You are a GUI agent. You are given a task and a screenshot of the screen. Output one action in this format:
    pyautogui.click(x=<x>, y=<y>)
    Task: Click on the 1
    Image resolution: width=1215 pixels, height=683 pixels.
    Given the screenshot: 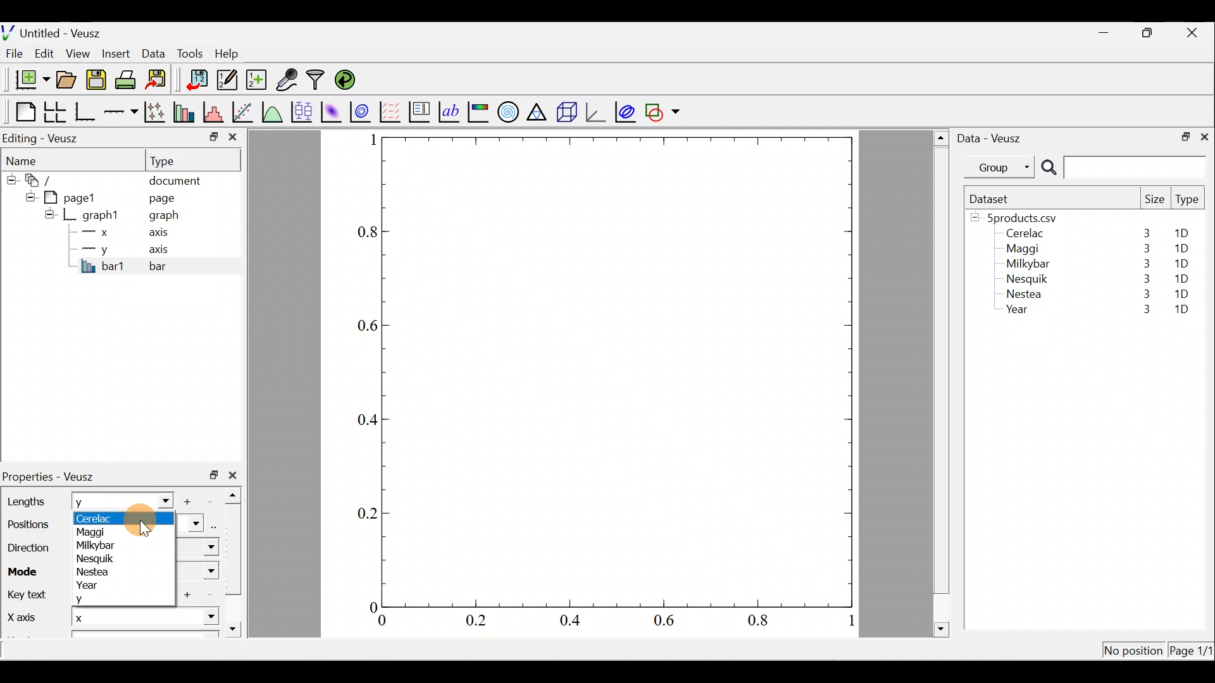 What is the action you would take?
    pyautogui.click(x=372, y=139)
    